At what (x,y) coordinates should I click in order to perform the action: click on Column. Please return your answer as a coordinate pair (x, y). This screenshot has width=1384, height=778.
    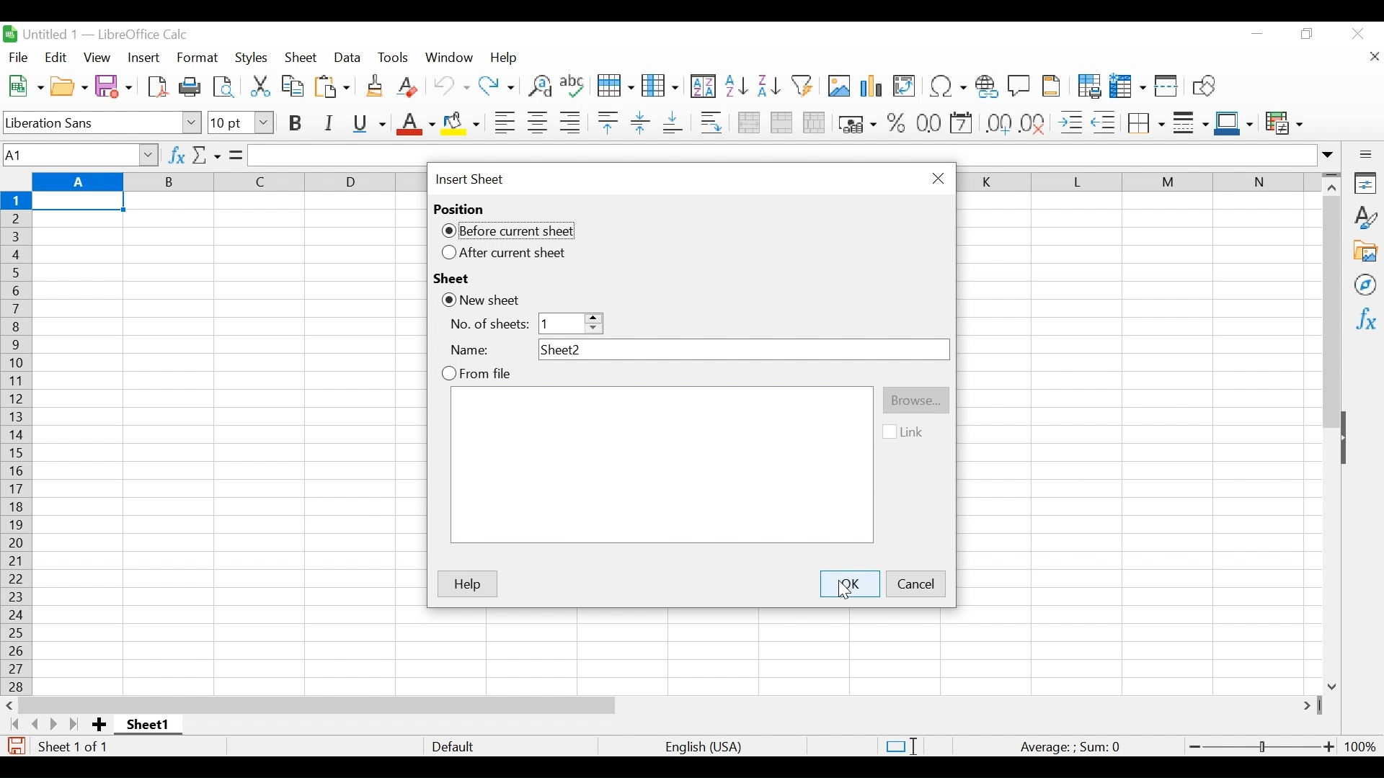
    Looking at the image, I should click on (660, 86).